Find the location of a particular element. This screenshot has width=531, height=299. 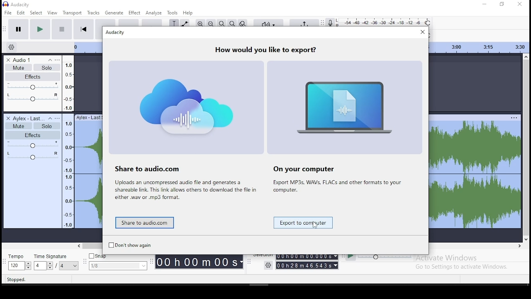

Selection is located at coordinates (263, 255).